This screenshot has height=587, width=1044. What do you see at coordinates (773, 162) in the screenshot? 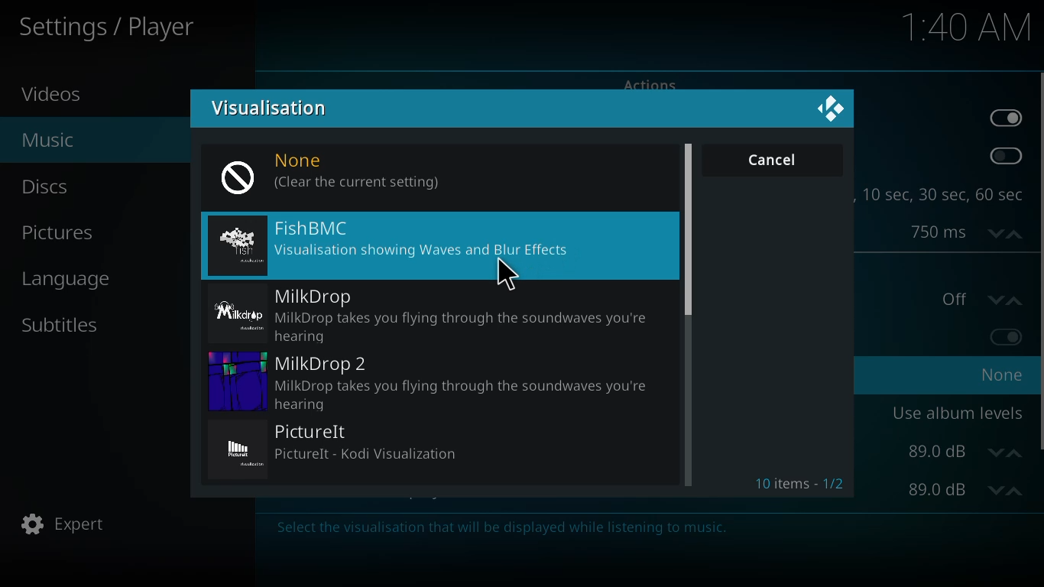
I see `Cancel` at bounding box center [773, 162].